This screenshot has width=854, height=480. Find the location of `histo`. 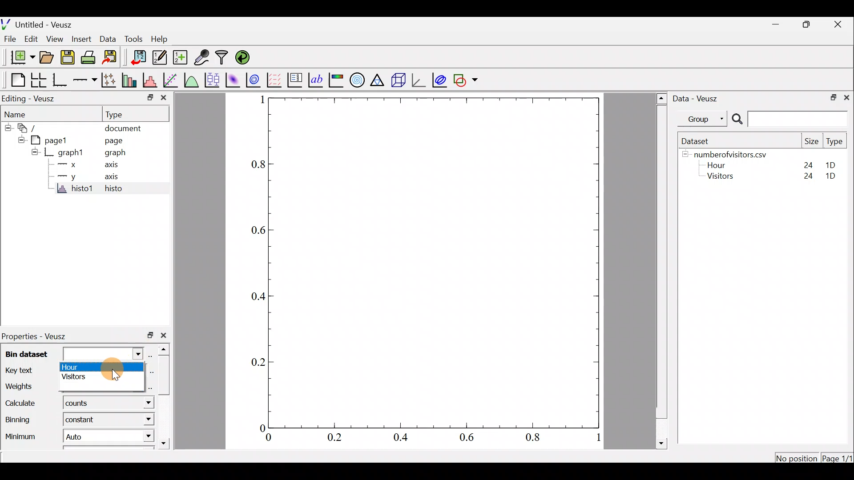

histo is located at coordinates (115, 190).